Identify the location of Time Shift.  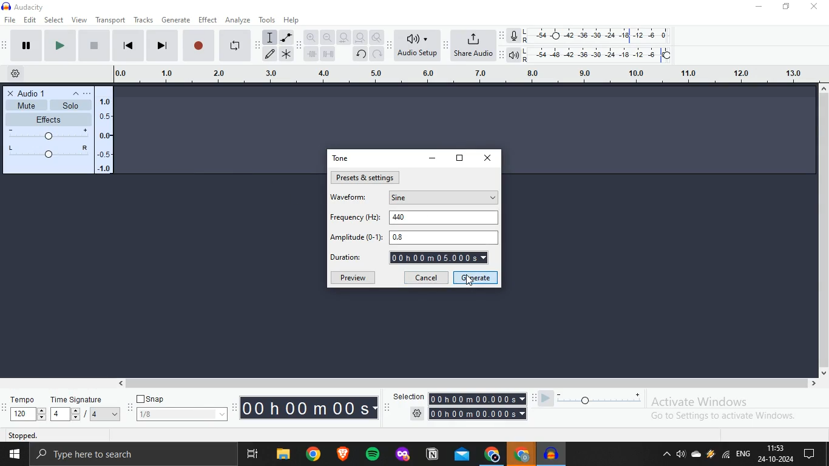
(311, 54).